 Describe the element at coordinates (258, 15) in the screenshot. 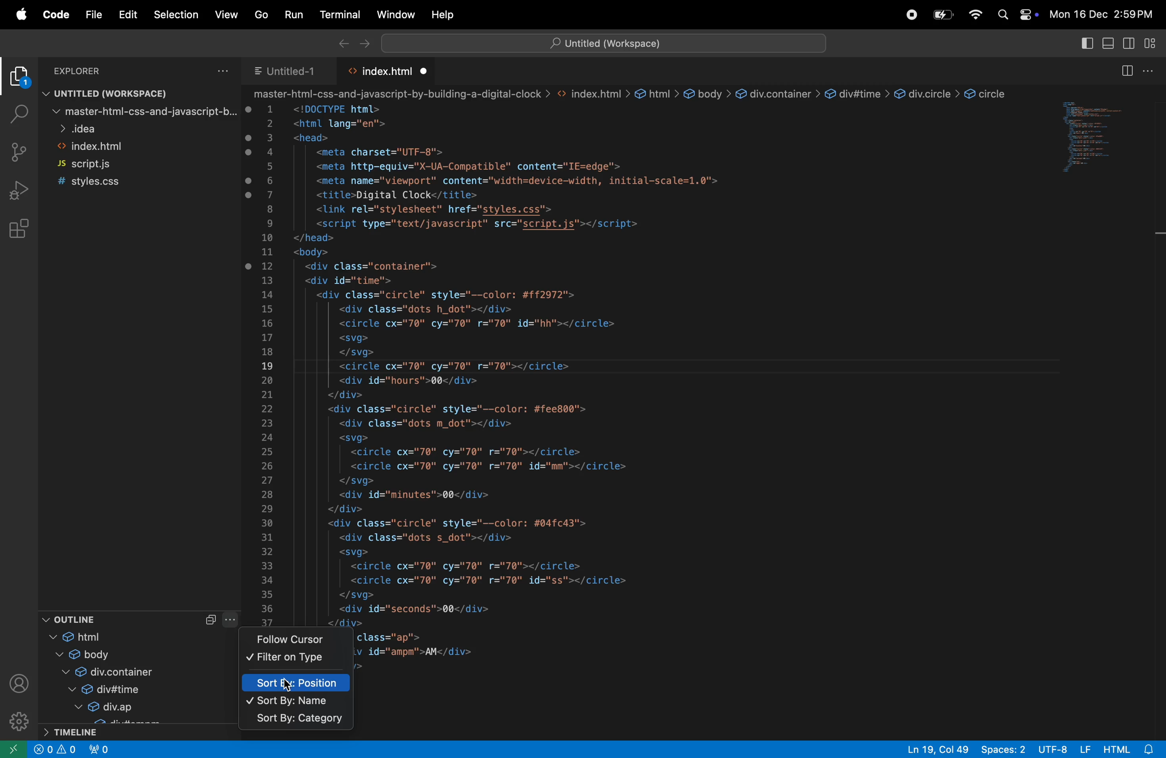

I see `Go` at that location.